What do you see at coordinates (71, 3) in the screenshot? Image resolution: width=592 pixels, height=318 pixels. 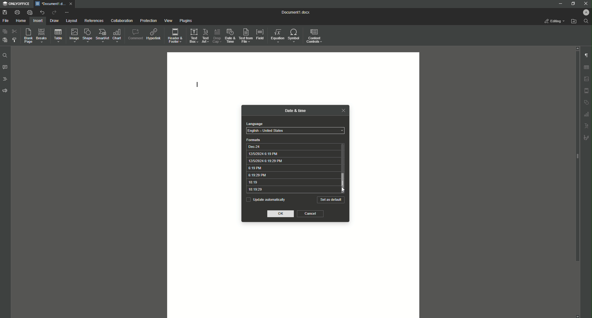 I see `close` at bounding box center [71, 3].